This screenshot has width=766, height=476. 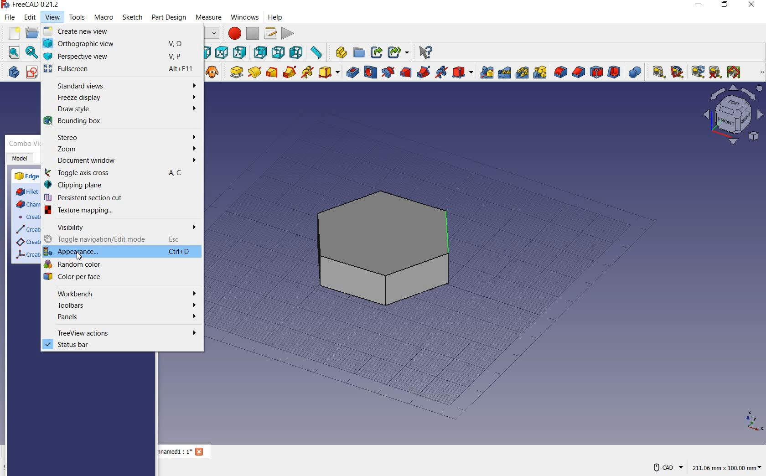 What do you see at coordinates (289, 34) in the screenshot?
I see `execute macro` at bounding box center [289, 34].